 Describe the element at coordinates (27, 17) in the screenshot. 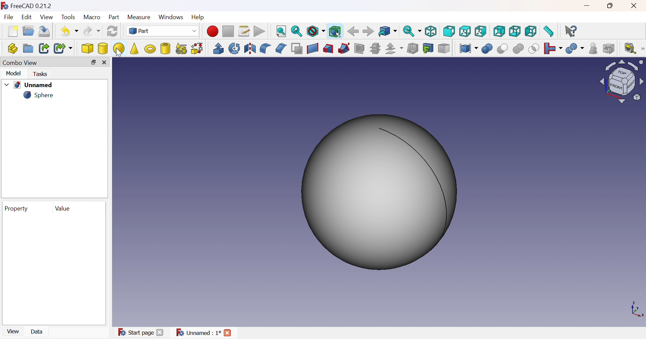

I see `Edit` at that location.